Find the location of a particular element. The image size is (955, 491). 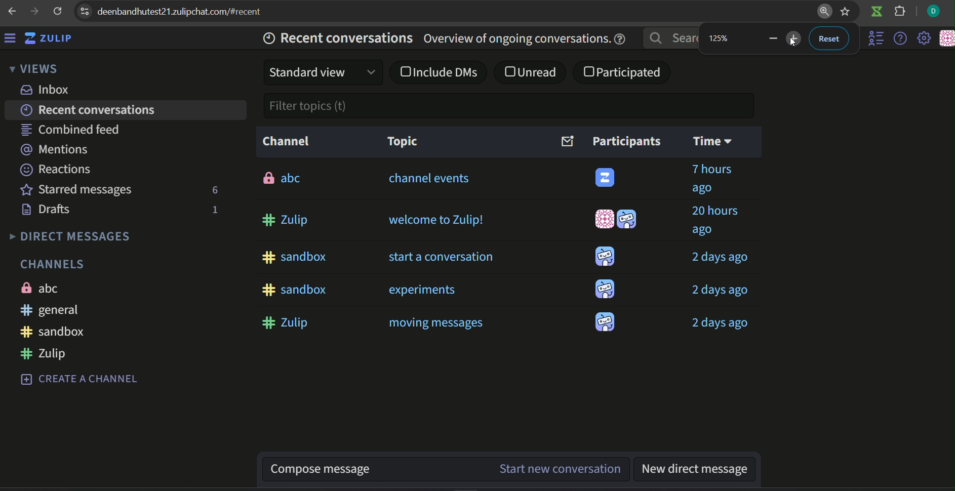

text is located at coordinates (53, 263).